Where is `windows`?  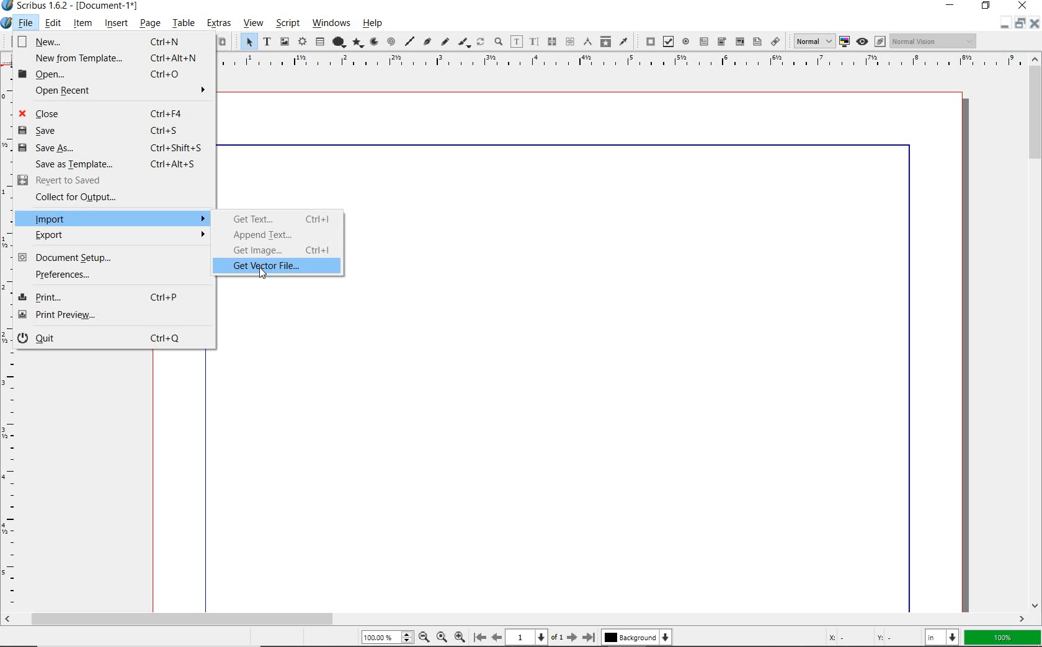
windows is located at coordinates (331, 22).